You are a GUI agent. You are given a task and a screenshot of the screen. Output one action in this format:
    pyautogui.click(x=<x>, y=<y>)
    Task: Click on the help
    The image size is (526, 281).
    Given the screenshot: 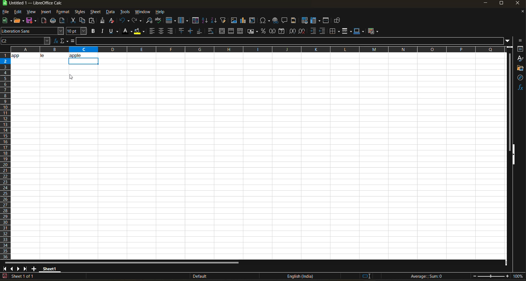 What is the action you would take?
    pyautogui.click(x=162, y=12)
    